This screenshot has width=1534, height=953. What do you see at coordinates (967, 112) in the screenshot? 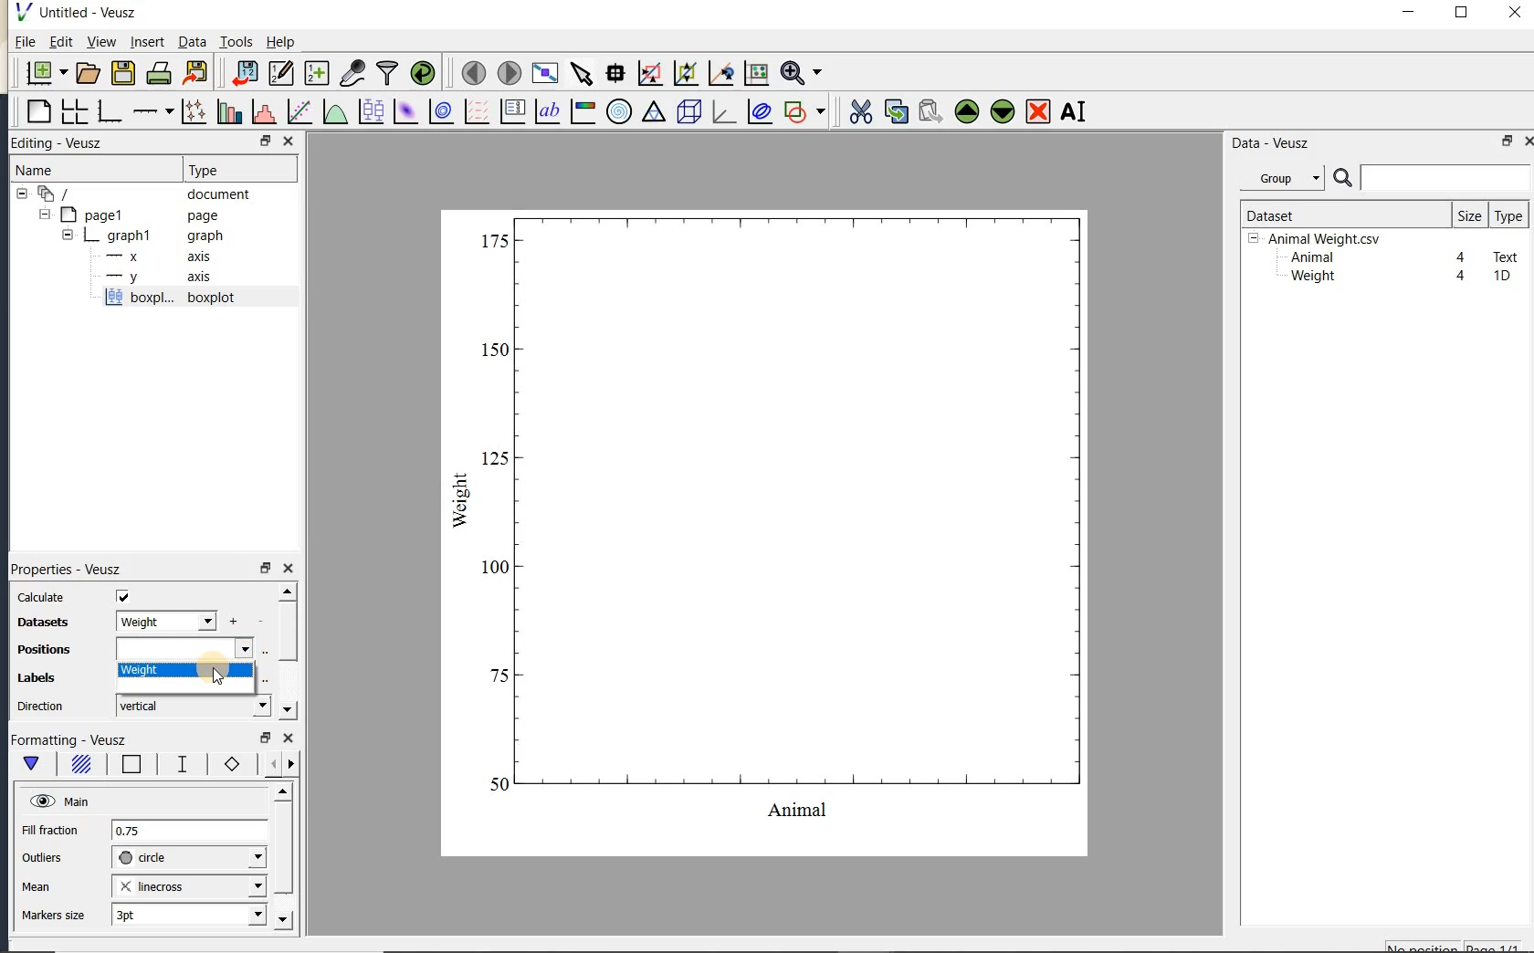
I see `move the selected widget up` at bounding box center [967, 112].